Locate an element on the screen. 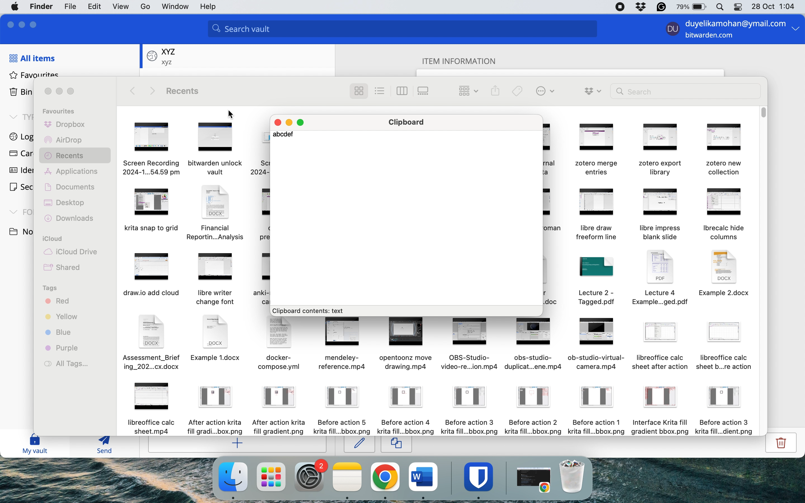 The width and height of the screenshot is (805, 503). clipboard contents:text is located at coordinates (312, 311).